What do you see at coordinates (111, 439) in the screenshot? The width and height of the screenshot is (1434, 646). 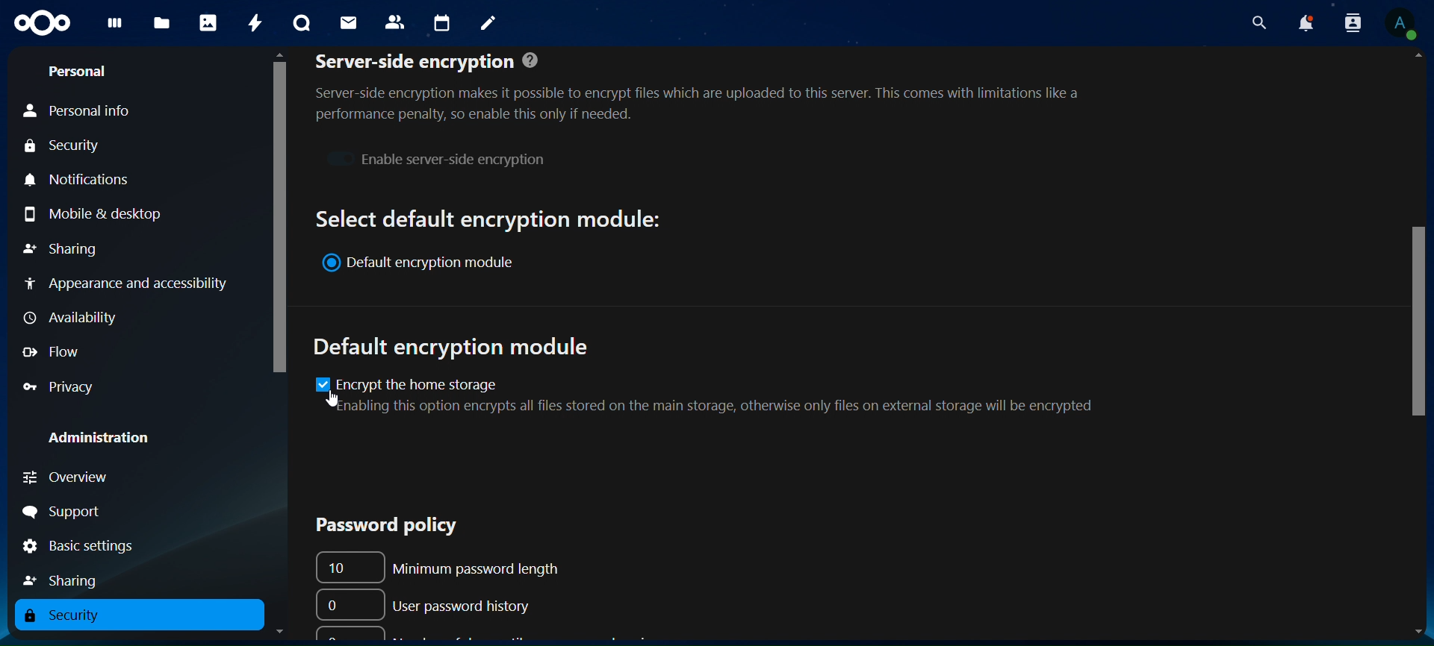 I see `administration` at bounding box center [111, 439].